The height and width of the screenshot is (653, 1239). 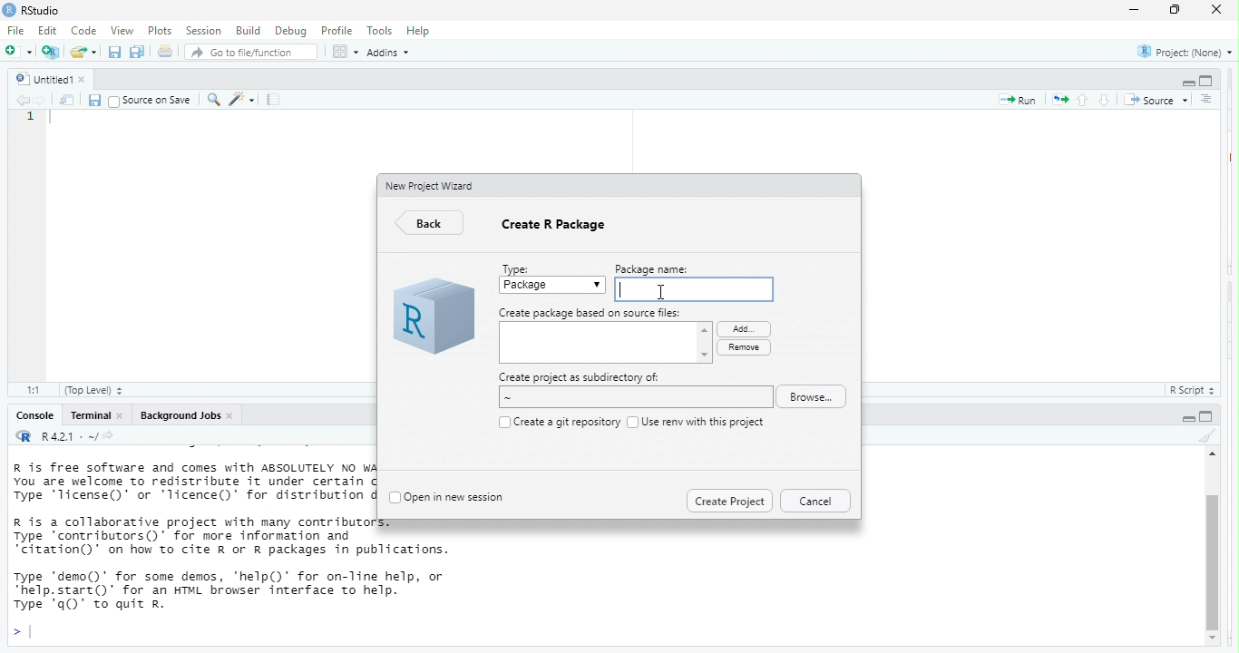 What do you see at coordinates (663, 268) in the screenshot?
I see `Package name:` at bounding box center [663, 268].